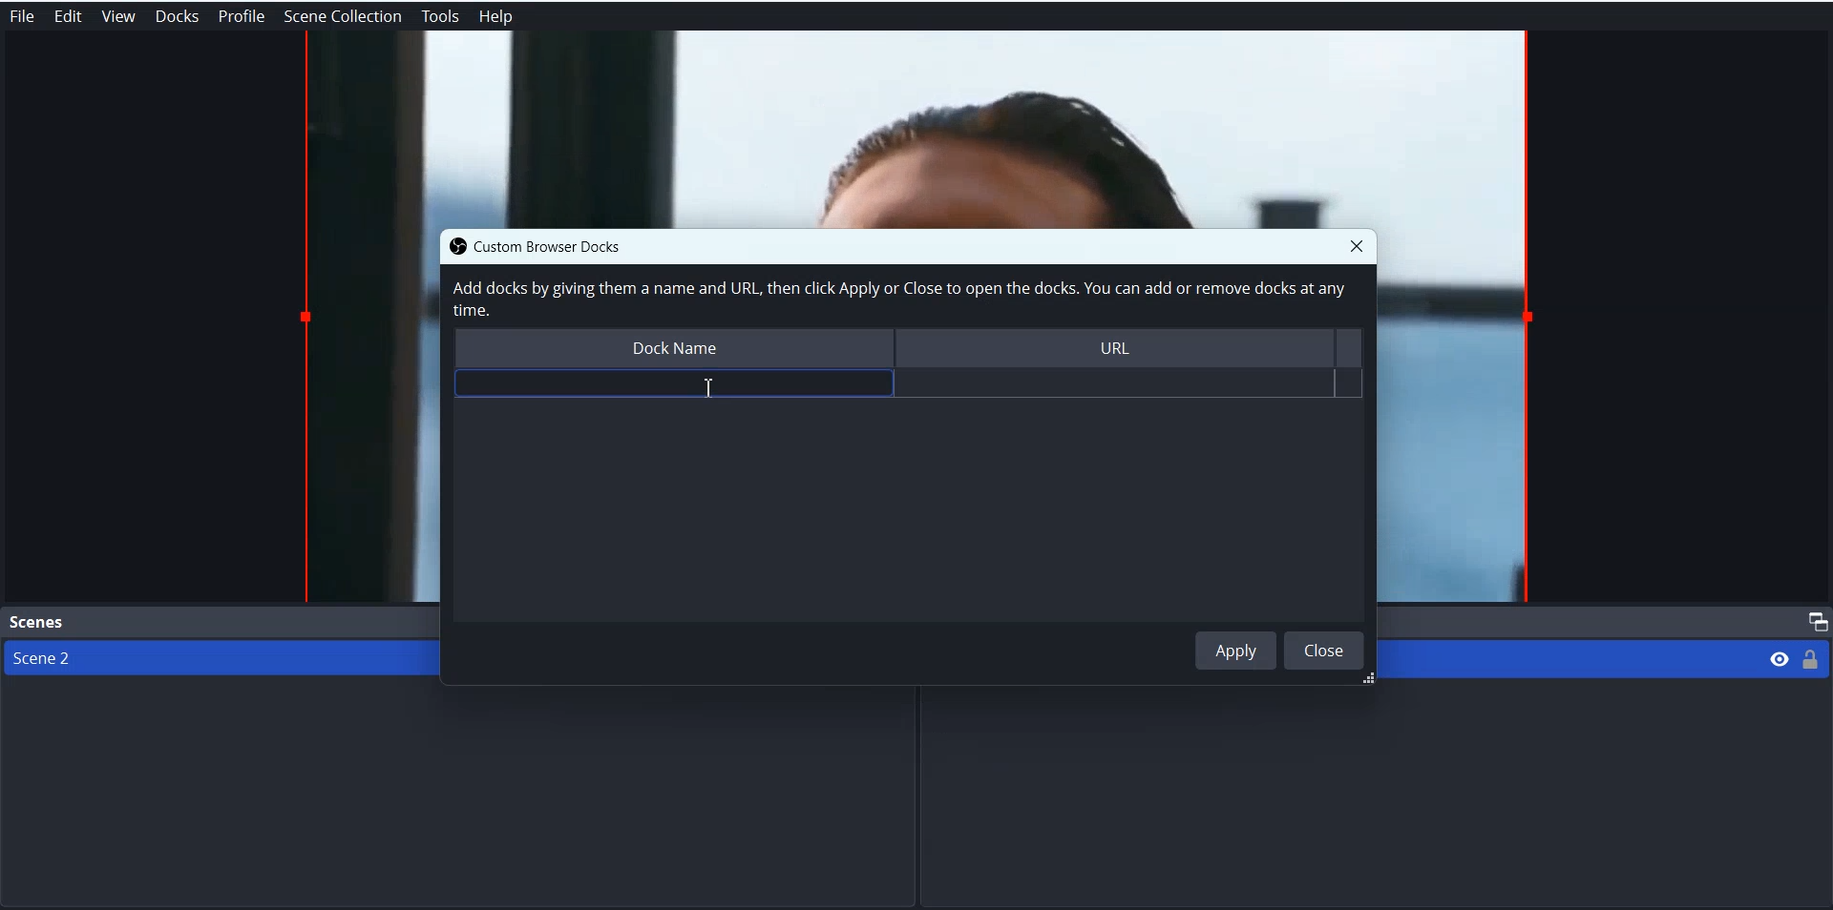  Describe the element at coordinates (367, 415) in the screenshot. I see `File Preview window` at that location.